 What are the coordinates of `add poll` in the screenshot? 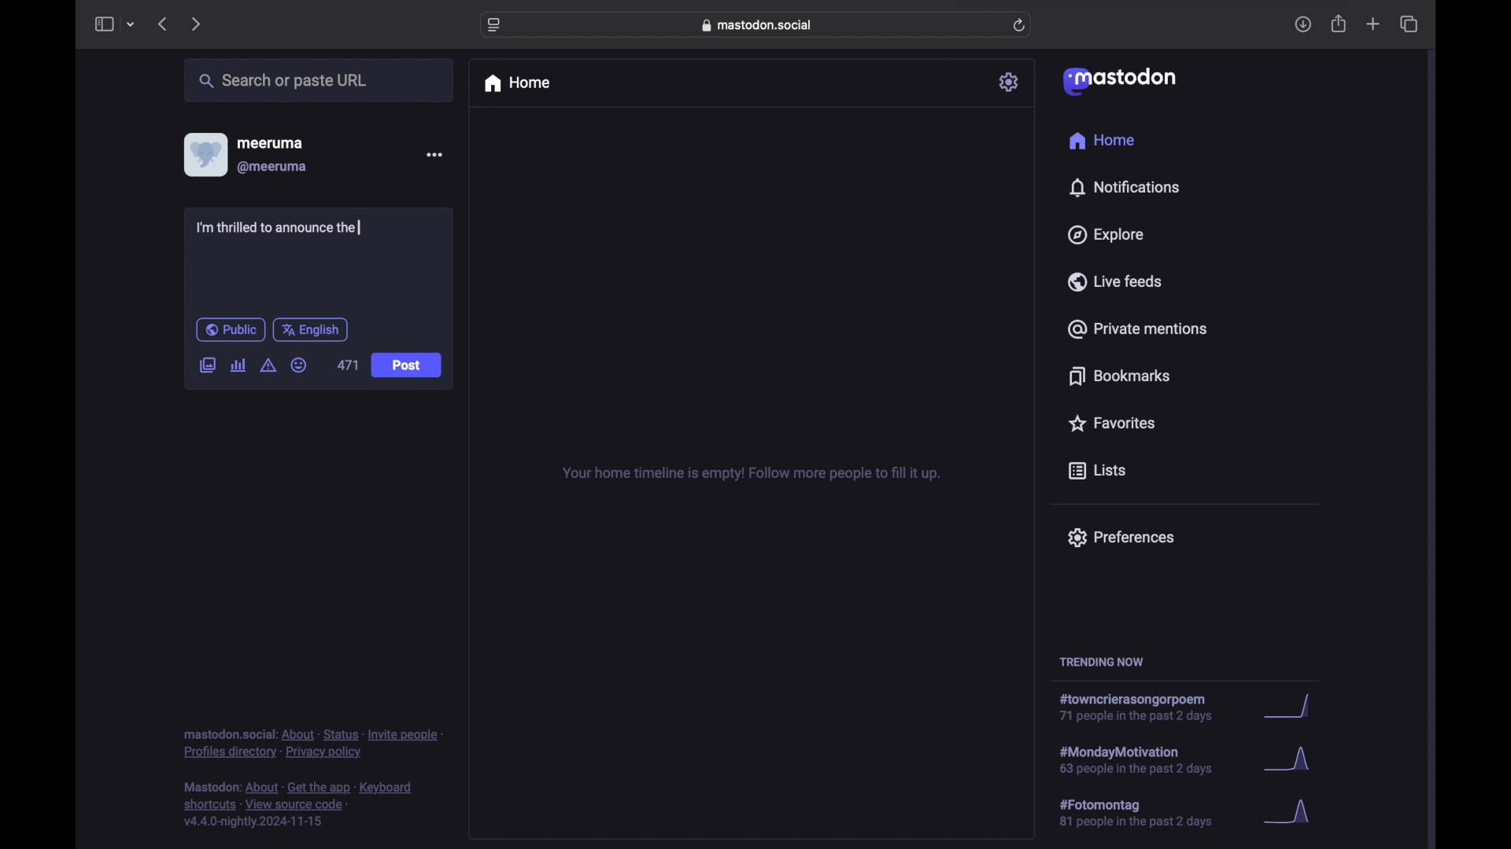 It's located at (239, 366).